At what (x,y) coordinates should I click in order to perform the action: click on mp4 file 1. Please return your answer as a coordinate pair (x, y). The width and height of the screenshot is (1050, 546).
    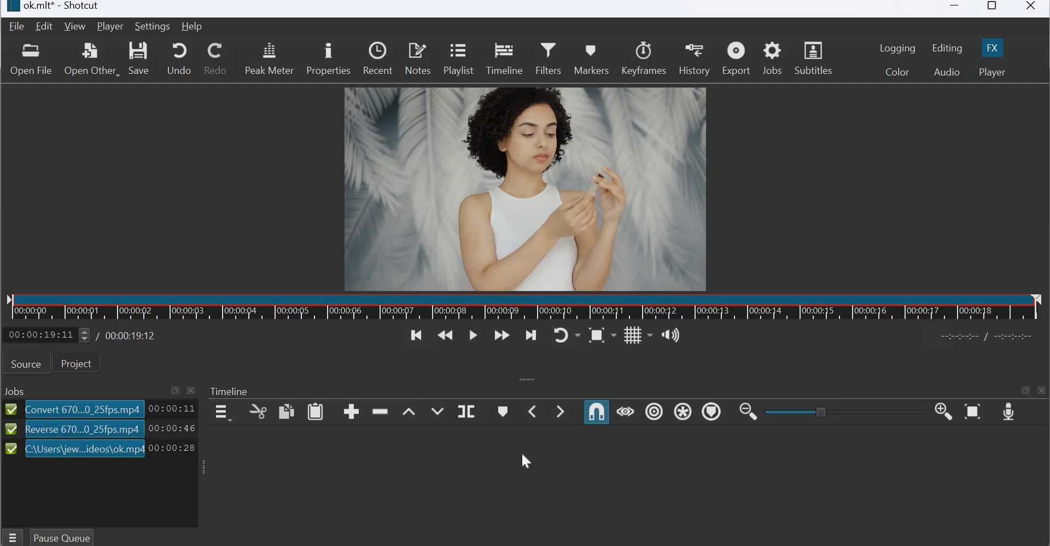
    Looking at the image, I should click on (84, 409).